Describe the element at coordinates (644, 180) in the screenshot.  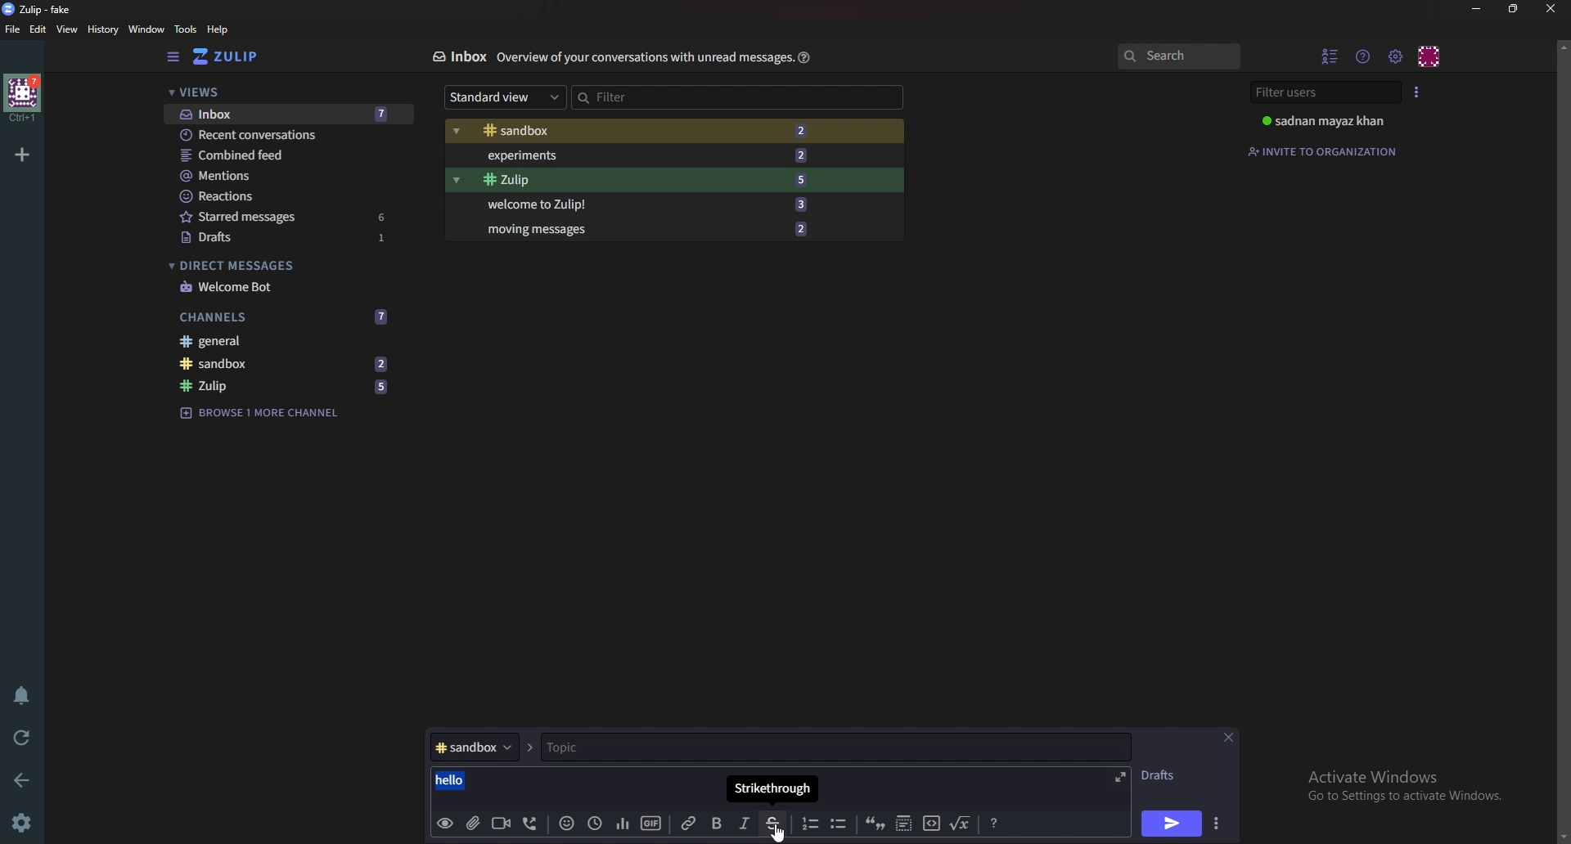
I see `Zulip` at that location.